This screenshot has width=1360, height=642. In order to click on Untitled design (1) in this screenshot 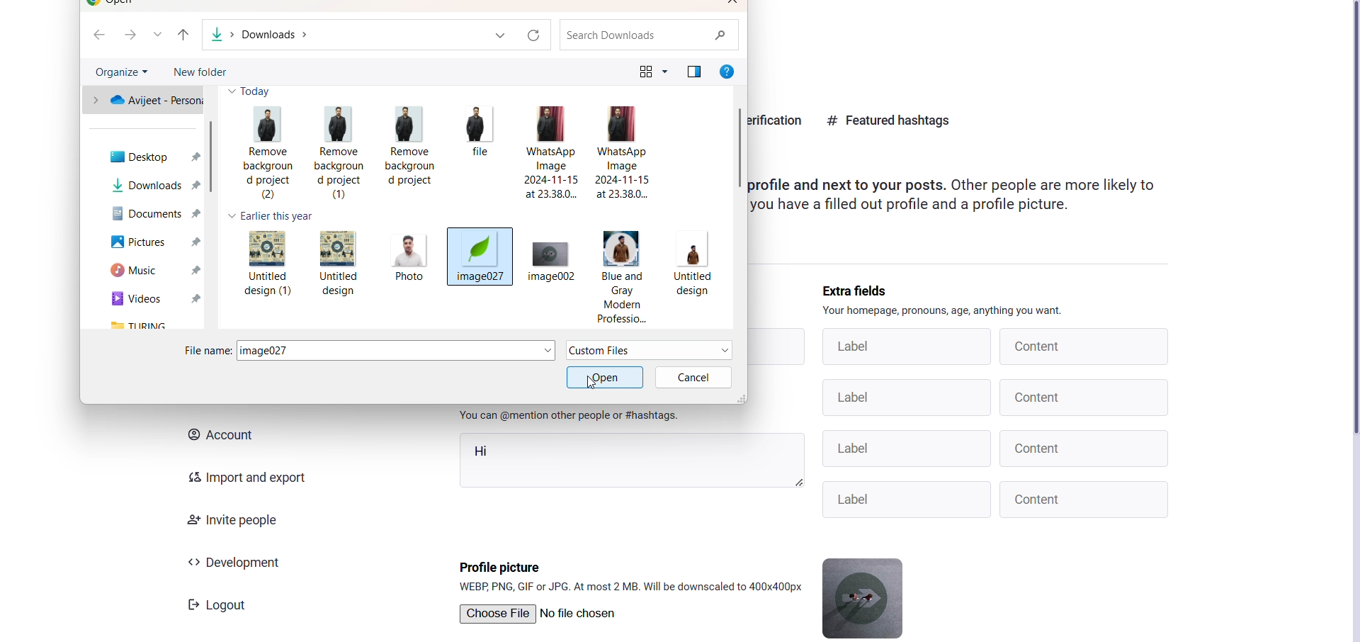, I will do `click(264, 266)`.